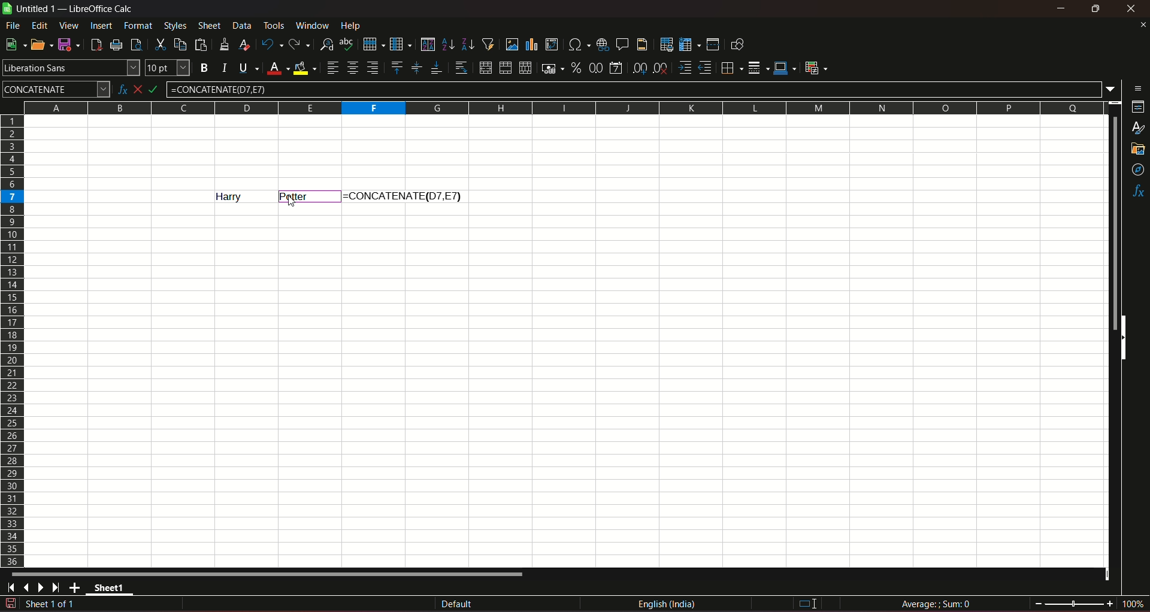 The image size is (1150, 612). Describe the element at coordinates (28, 589) in the screenshot. I see `scroll to previous` at that location.